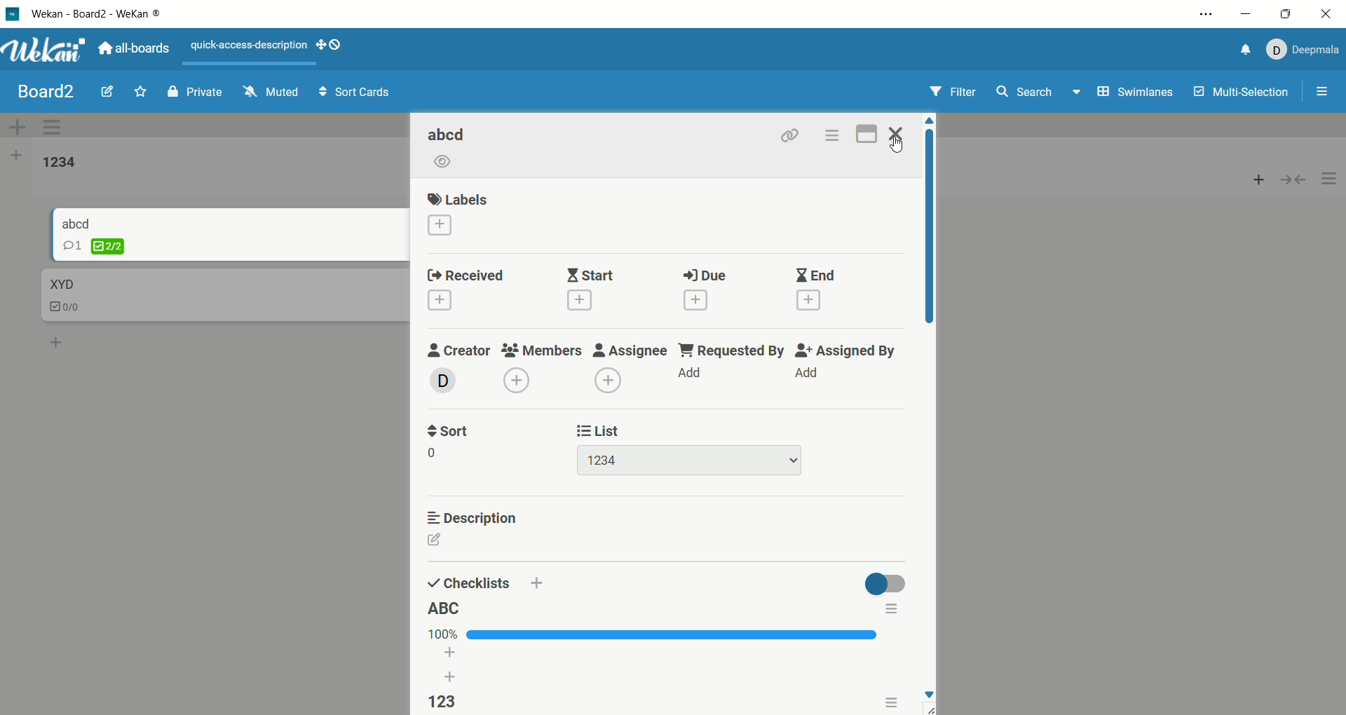 This screenshot has height=715, width=1346. Describe the element at coordinates (444, 700) in the screenshot. I see `checklist` at that location.